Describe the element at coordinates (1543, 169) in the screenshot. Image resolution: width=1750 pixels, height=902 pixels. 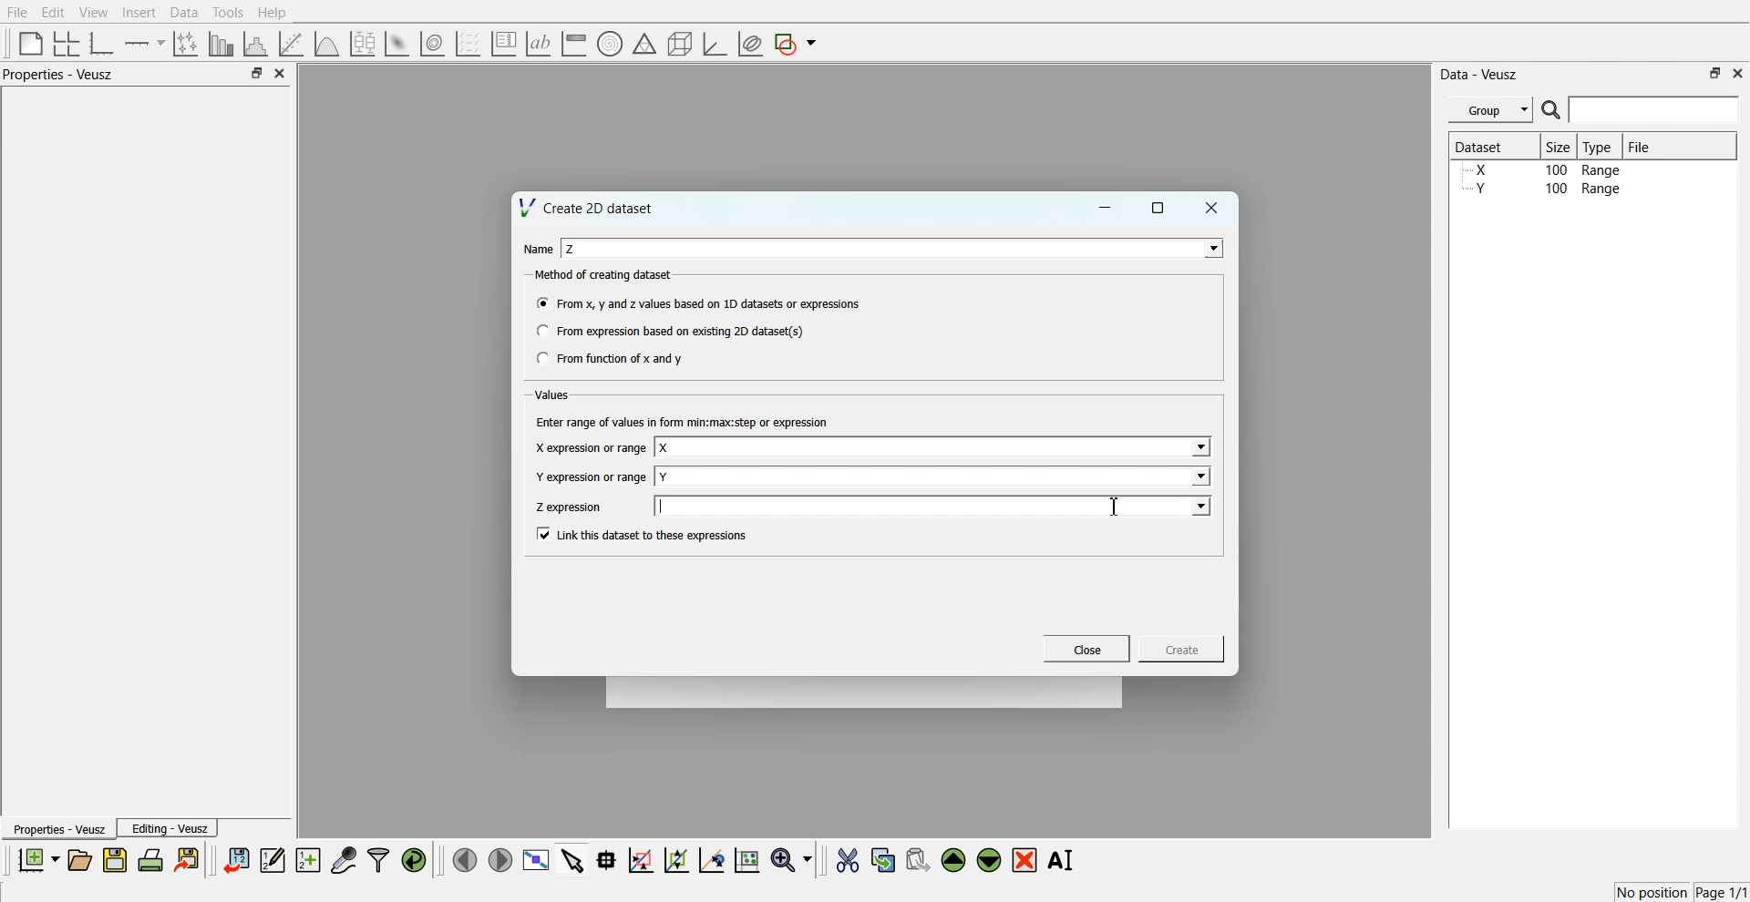
I see `X 100 Range` at that location.